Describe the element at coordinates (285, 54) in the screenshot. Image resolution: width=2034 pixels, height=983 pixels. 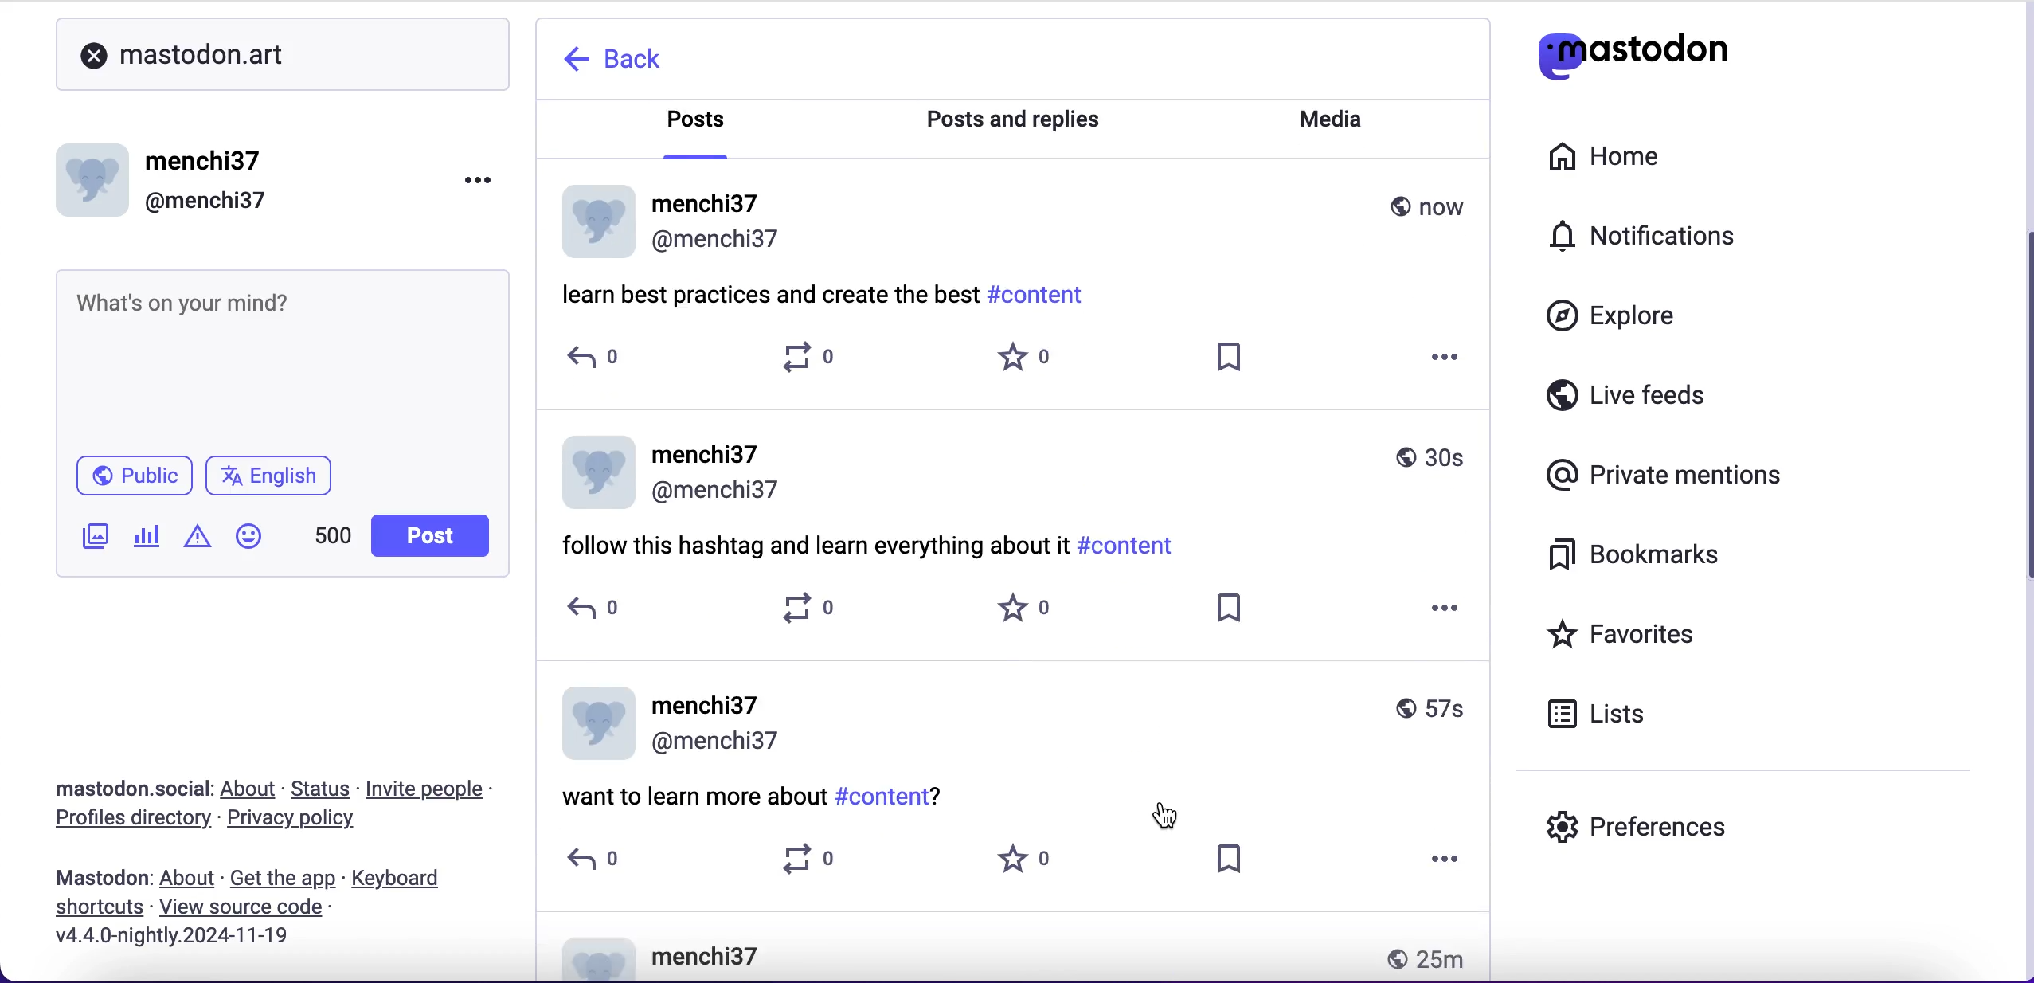
I see `mastodon.art` at that location.